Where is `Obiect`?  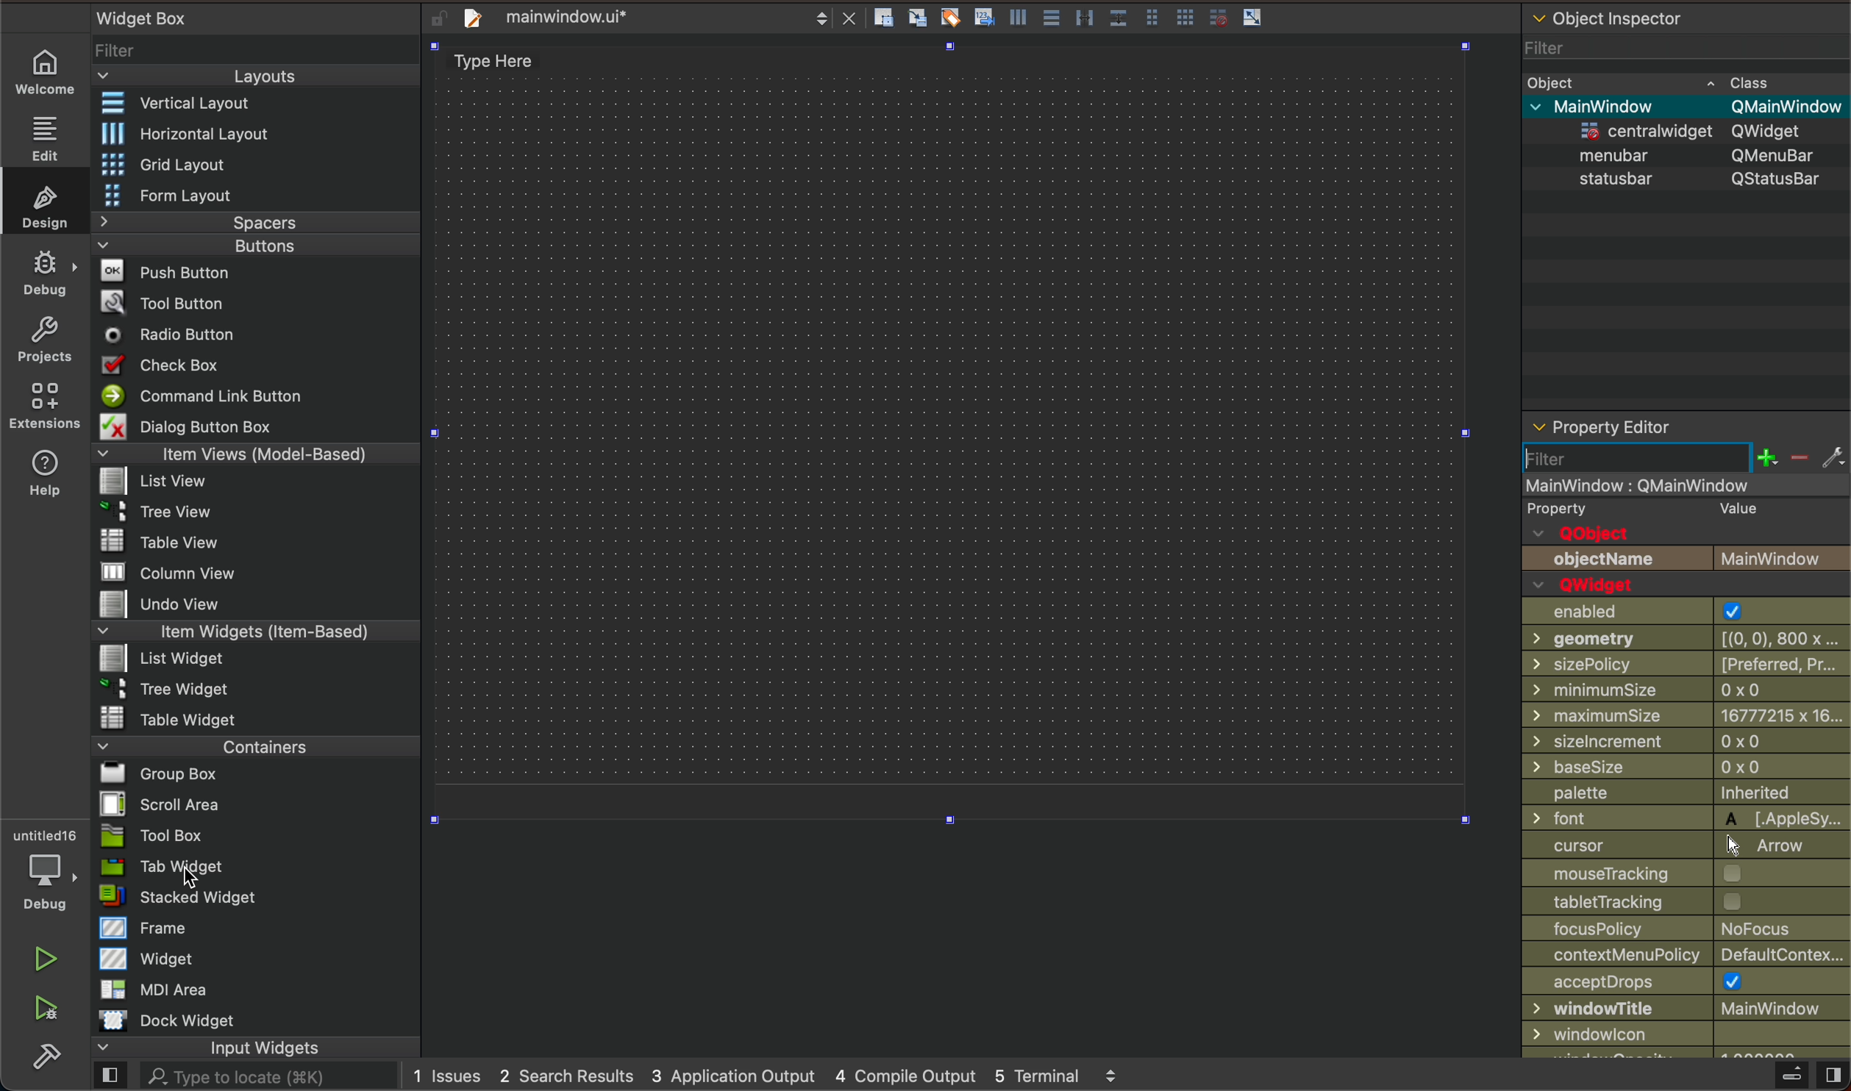 Obiect is located at coordinates (1551, 79).